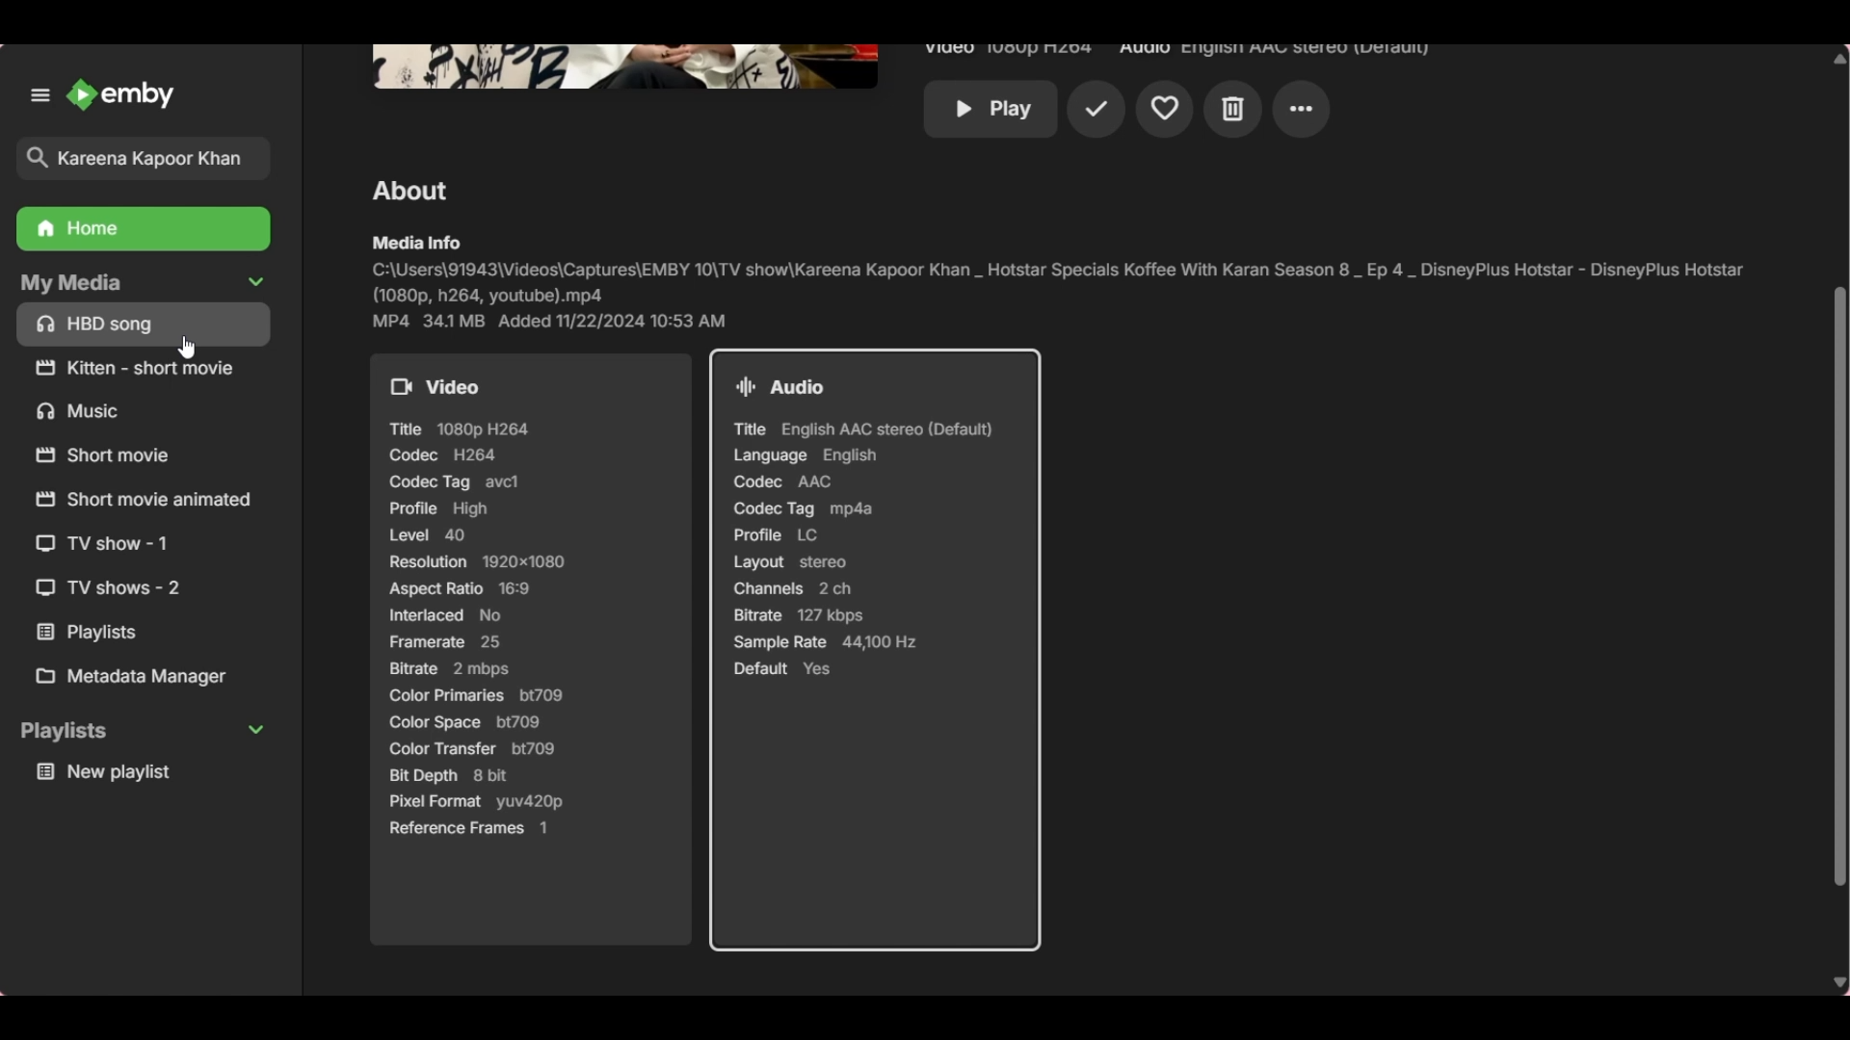  Describe the element at coordinates (255, 95) in the screenshot. I see `Close left panel` at that location.